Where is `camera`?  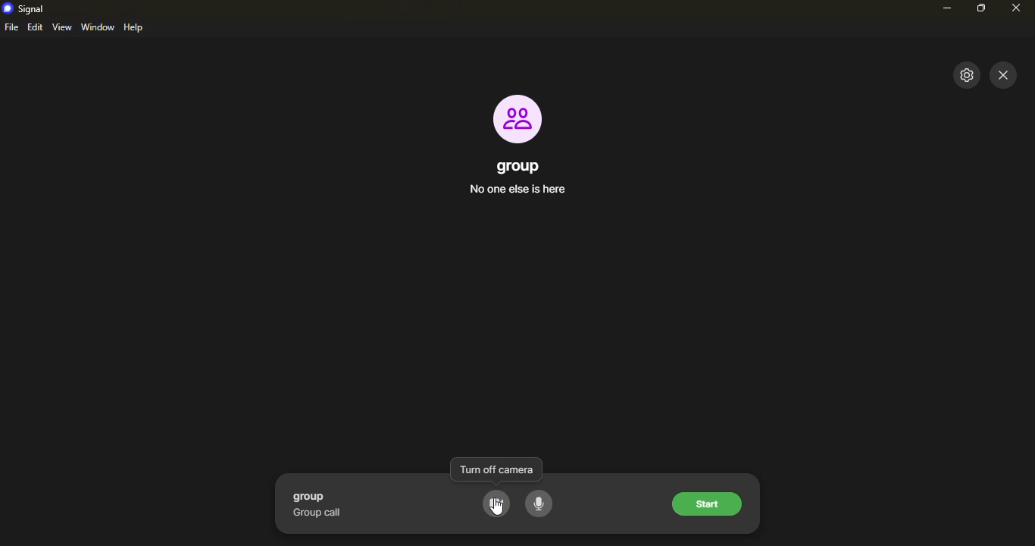
camera is located at coordinates (498, 504).